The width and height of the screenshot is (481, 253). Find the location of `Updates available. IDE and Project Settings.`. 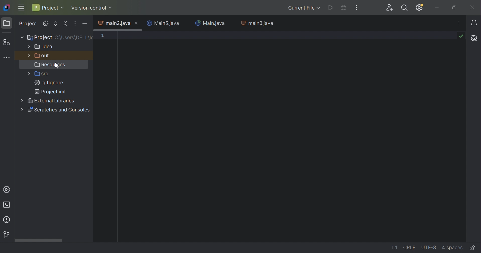

Updates available. IDE and Project Settings. is located at coordinates (419, 8).